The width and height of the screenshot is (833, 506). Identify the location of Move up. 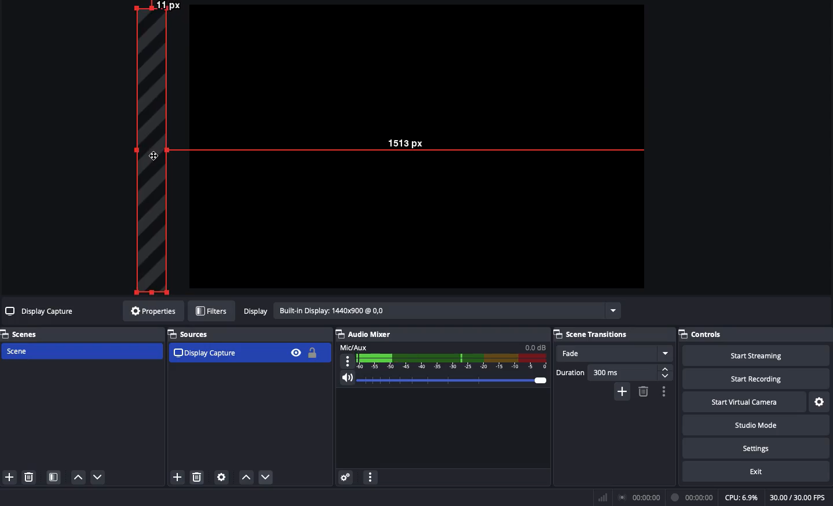
(78, 476).